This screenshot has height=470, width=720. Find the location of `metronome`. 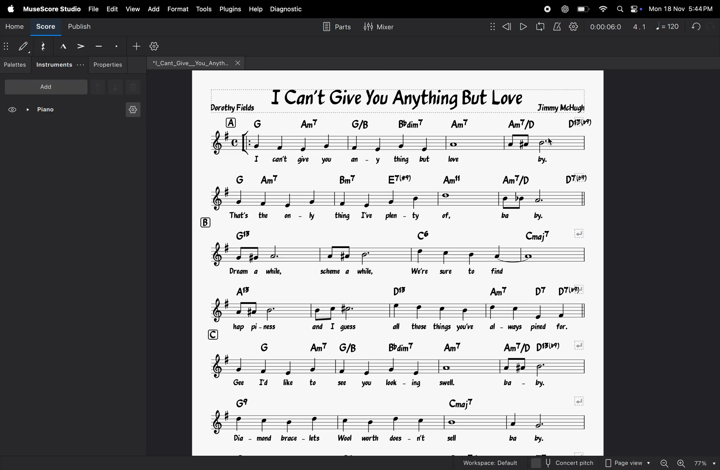

metronome is located at coordinates (557, 26).